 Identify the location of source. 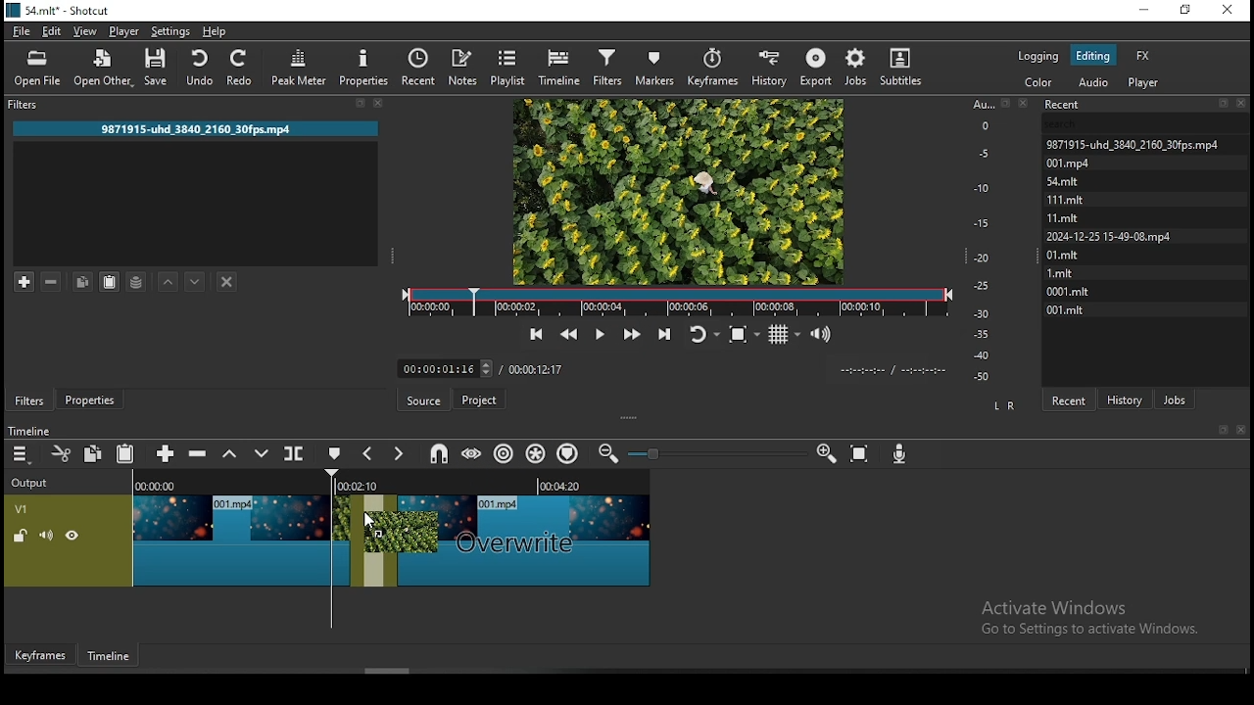
(426, 400).